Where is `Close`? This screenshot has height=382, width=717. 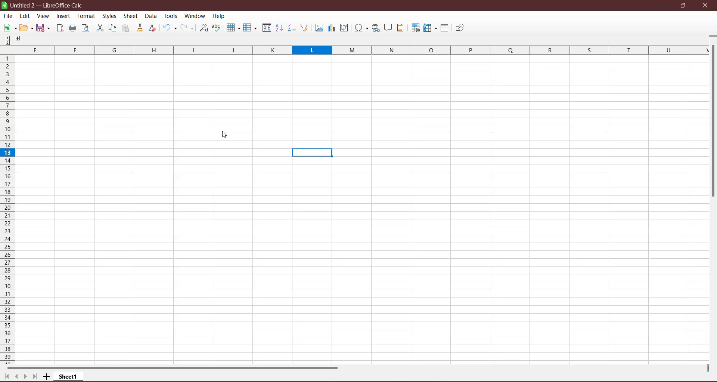 Close is located at coordinates (705, 6).